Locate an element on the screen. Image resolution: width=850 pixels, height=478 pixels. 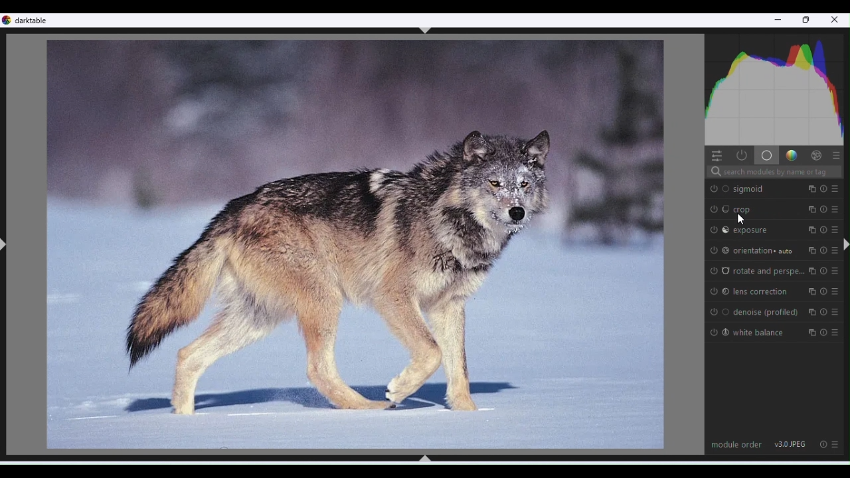
Sigmoid is located at coordinates (776, 188).